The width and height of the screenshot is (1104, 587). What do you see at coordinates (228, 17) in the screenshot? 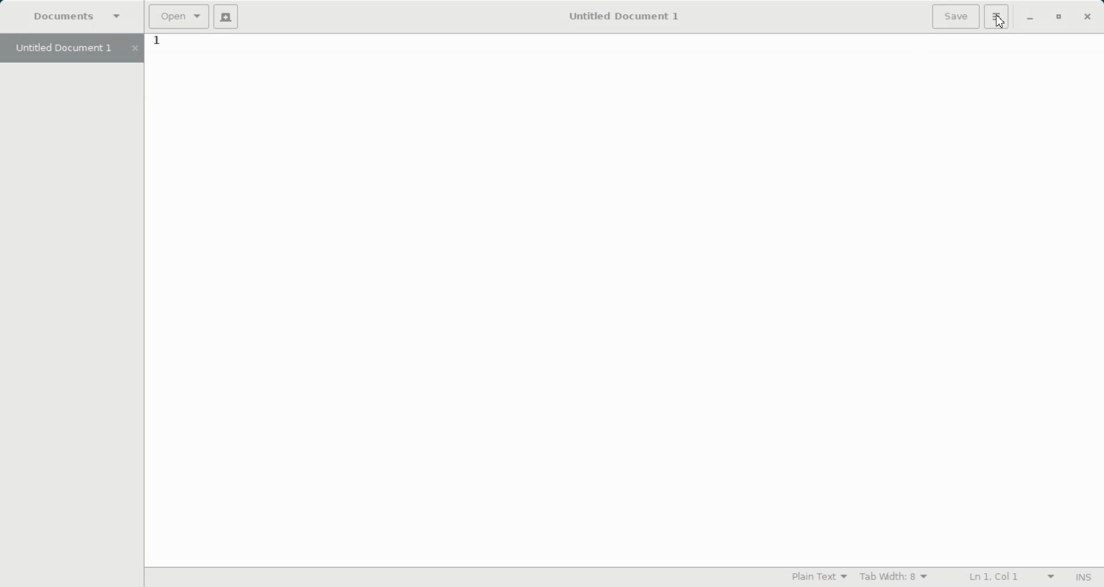
I see `Create a document` at bounding box center [228, 17].